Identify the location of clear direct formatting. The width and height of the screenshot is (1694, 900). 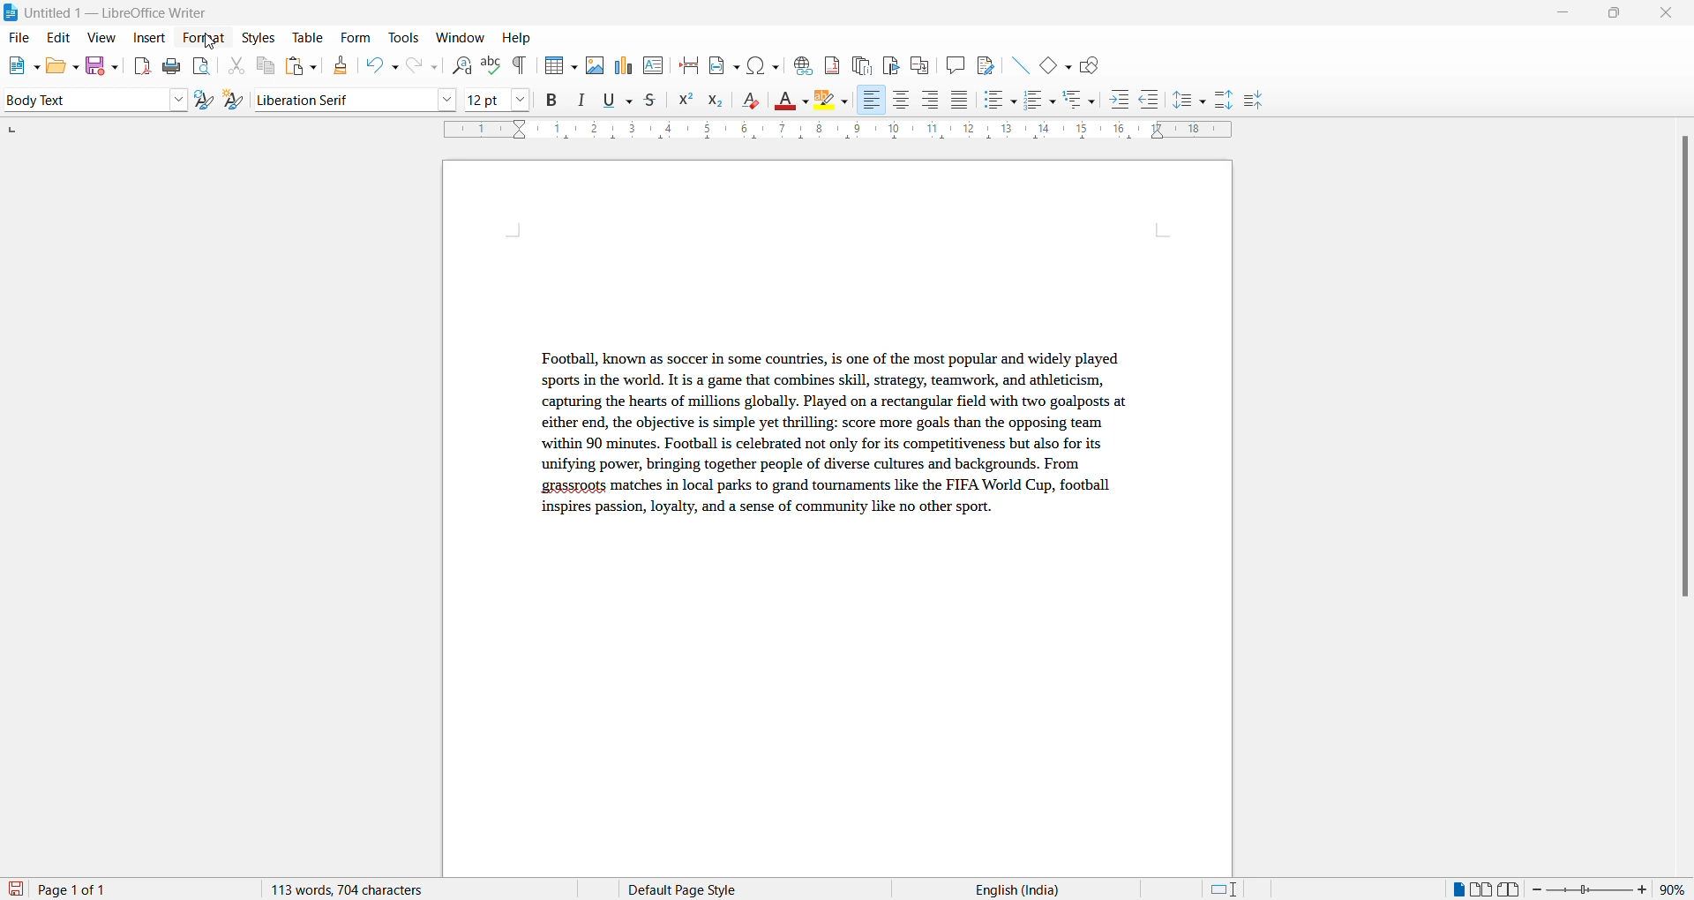
(755, 102).